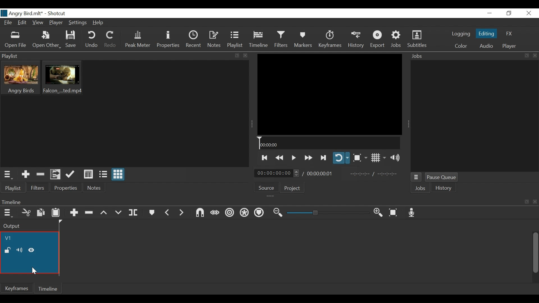 The image size is (539, 303). I want to click on Jobs, so click(396, 40).